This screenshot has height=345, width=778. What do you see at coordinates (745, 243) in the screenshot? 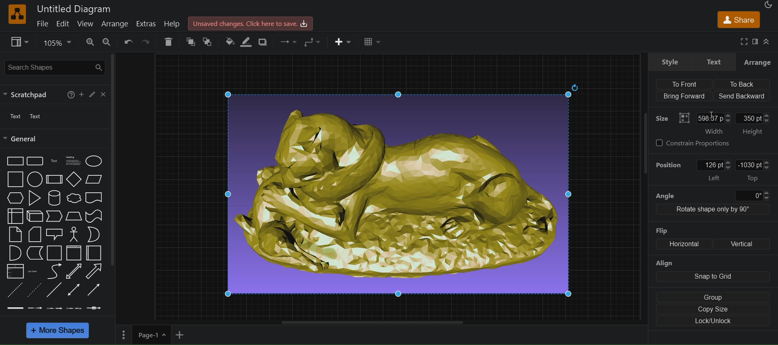
I see `Vertical` at bounding box center [745, 243].